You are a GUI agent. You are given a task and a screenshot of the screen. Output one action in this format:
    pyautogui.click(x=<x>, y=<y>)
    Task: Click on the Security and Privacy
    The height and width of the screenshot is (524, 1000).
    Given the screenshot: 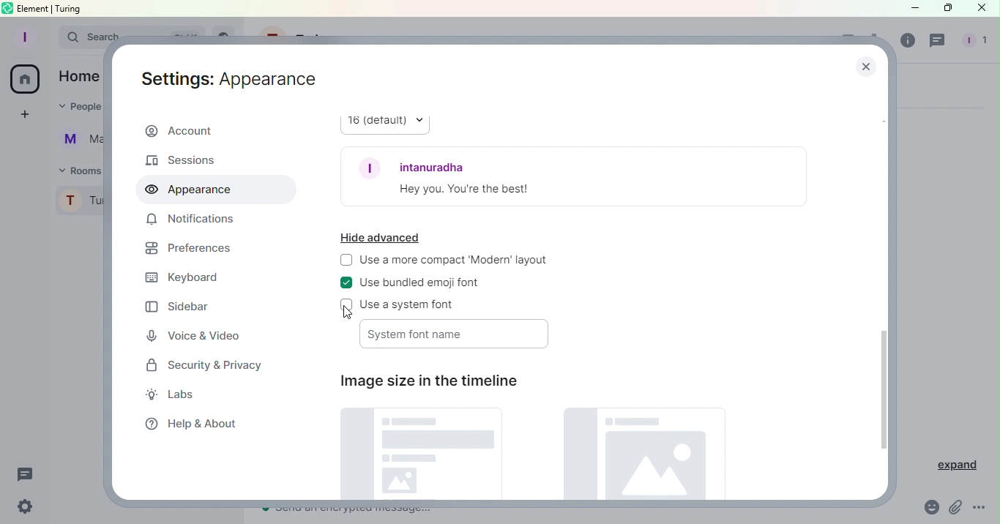 What is the action you would take?
    pyautogui.click(x=204, y=366)
    